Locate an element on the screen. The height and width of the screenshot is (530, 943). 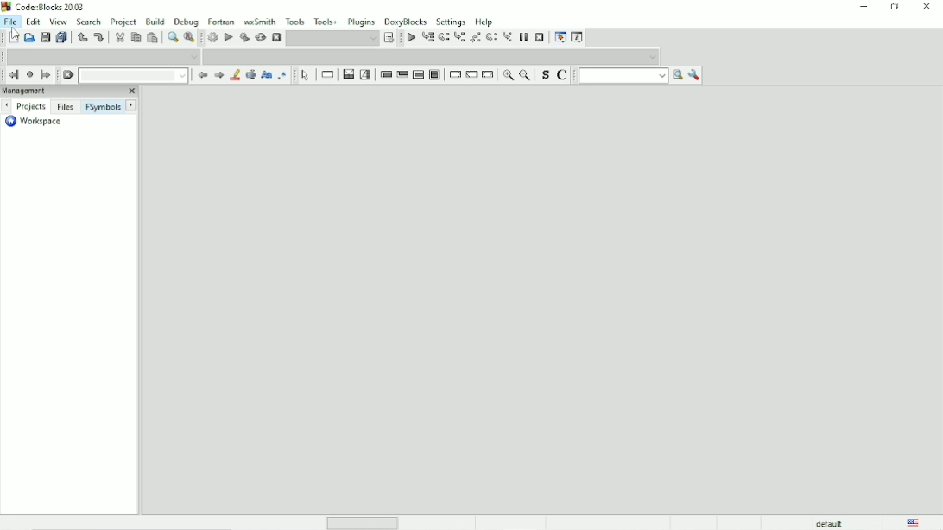
wxSmith is located at coordinates (259, 21).